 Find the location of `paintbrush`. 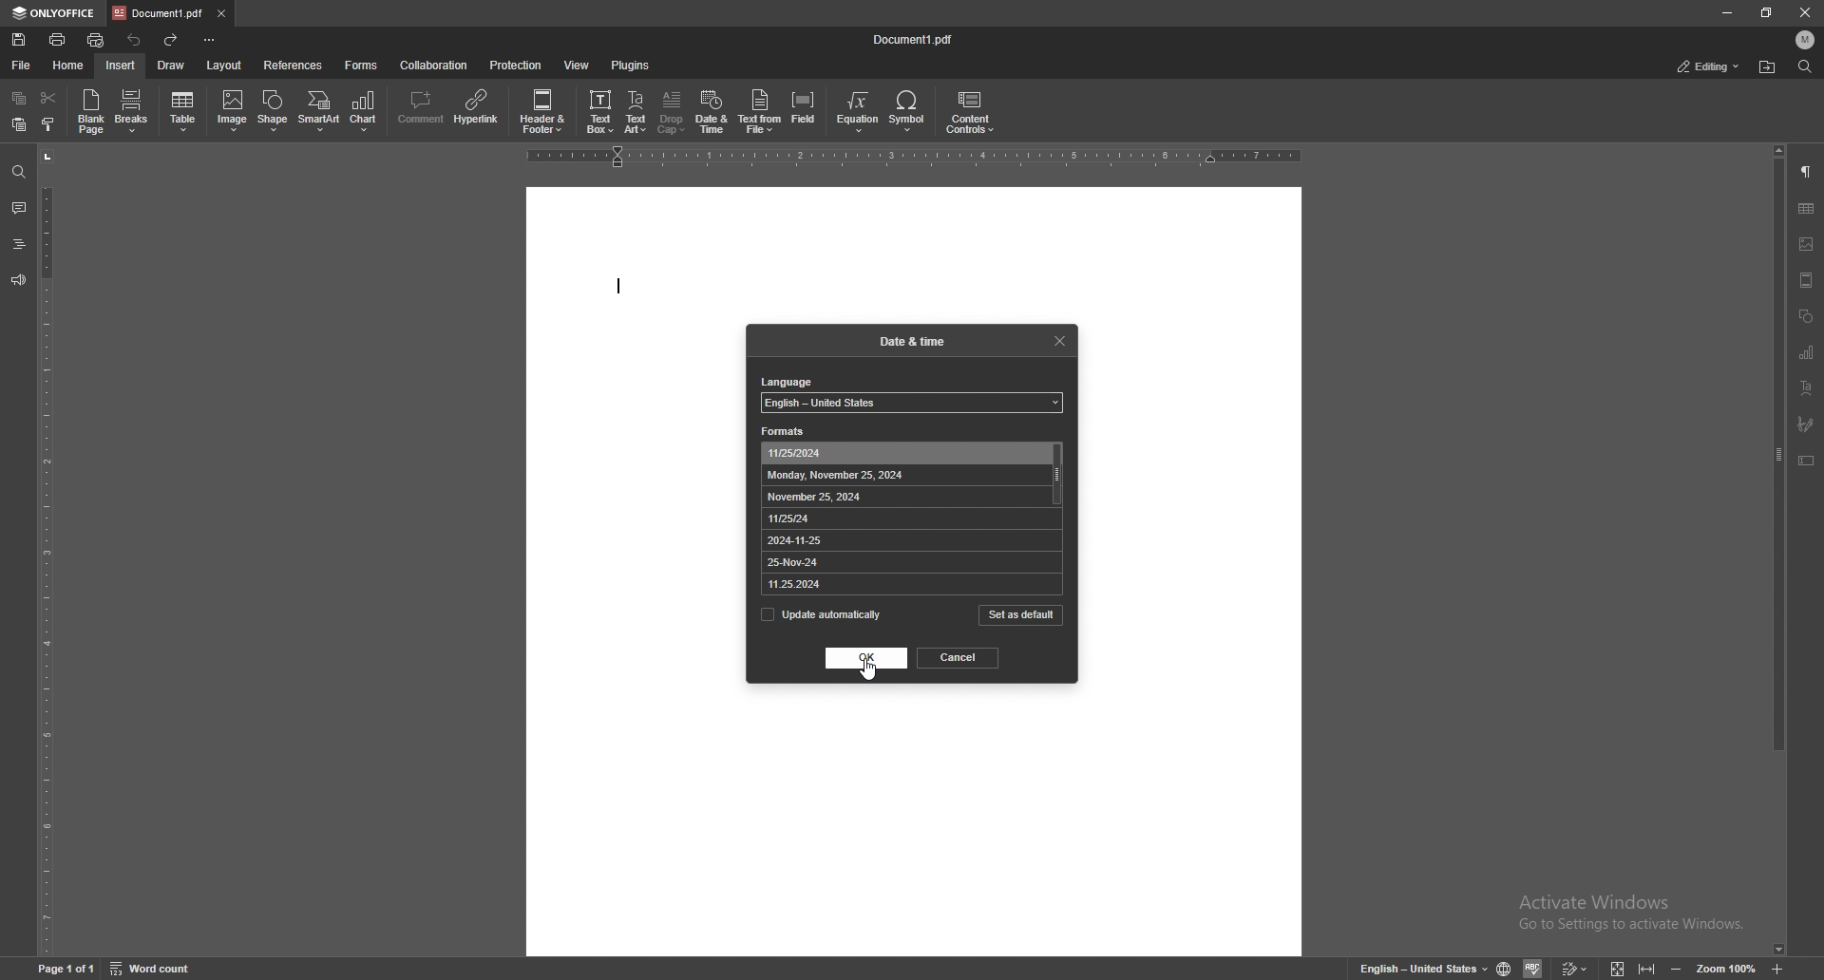

paintbrush is located at coordinates (1809, 423).